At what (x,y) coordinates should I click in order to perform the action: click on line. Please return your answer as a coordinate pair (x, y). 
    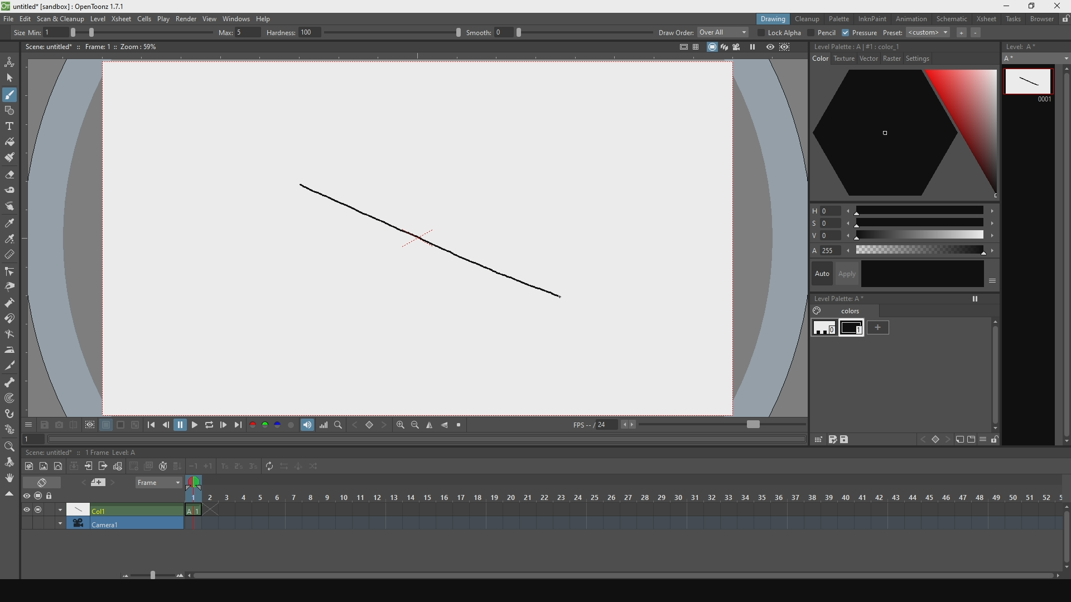
    Looking at the image, I should click on (432, 242).